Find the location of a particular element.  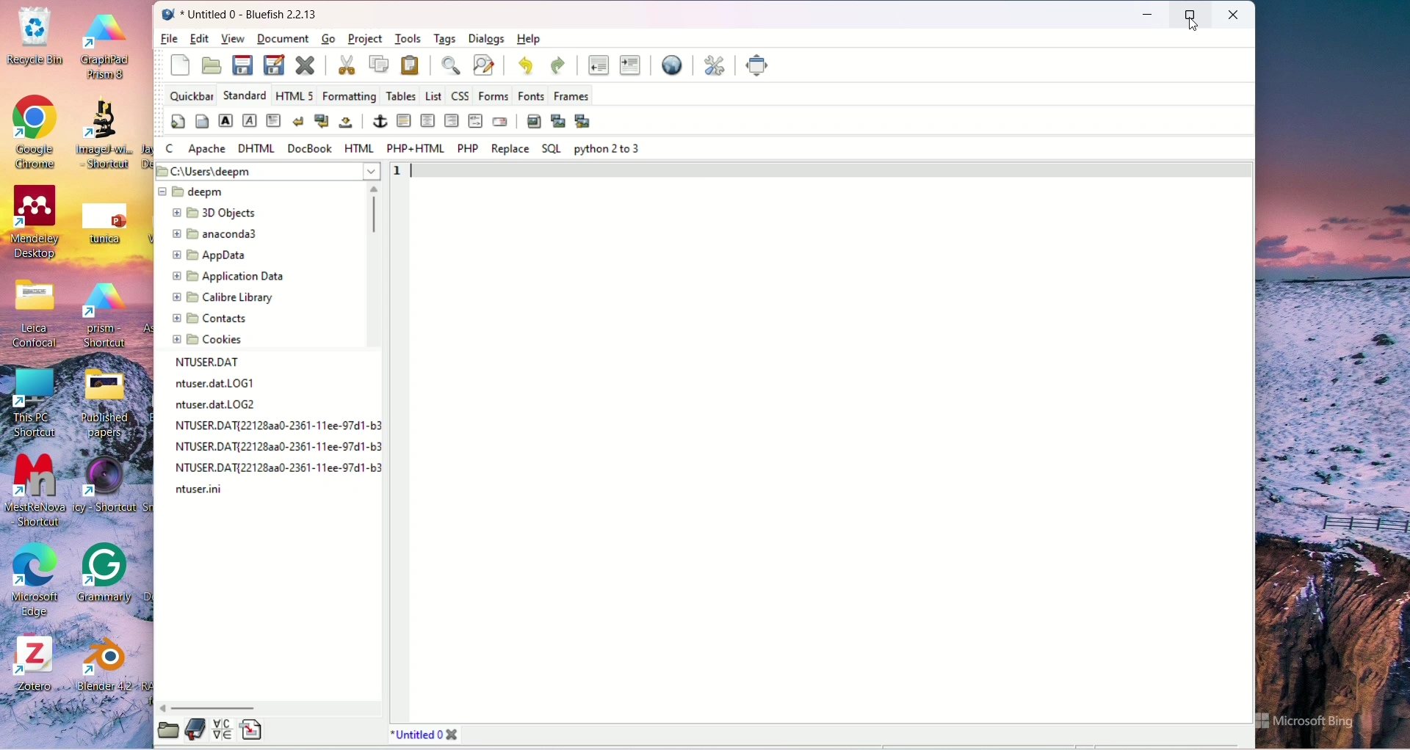

mendeley desktop is located at coordinates (35, 223).